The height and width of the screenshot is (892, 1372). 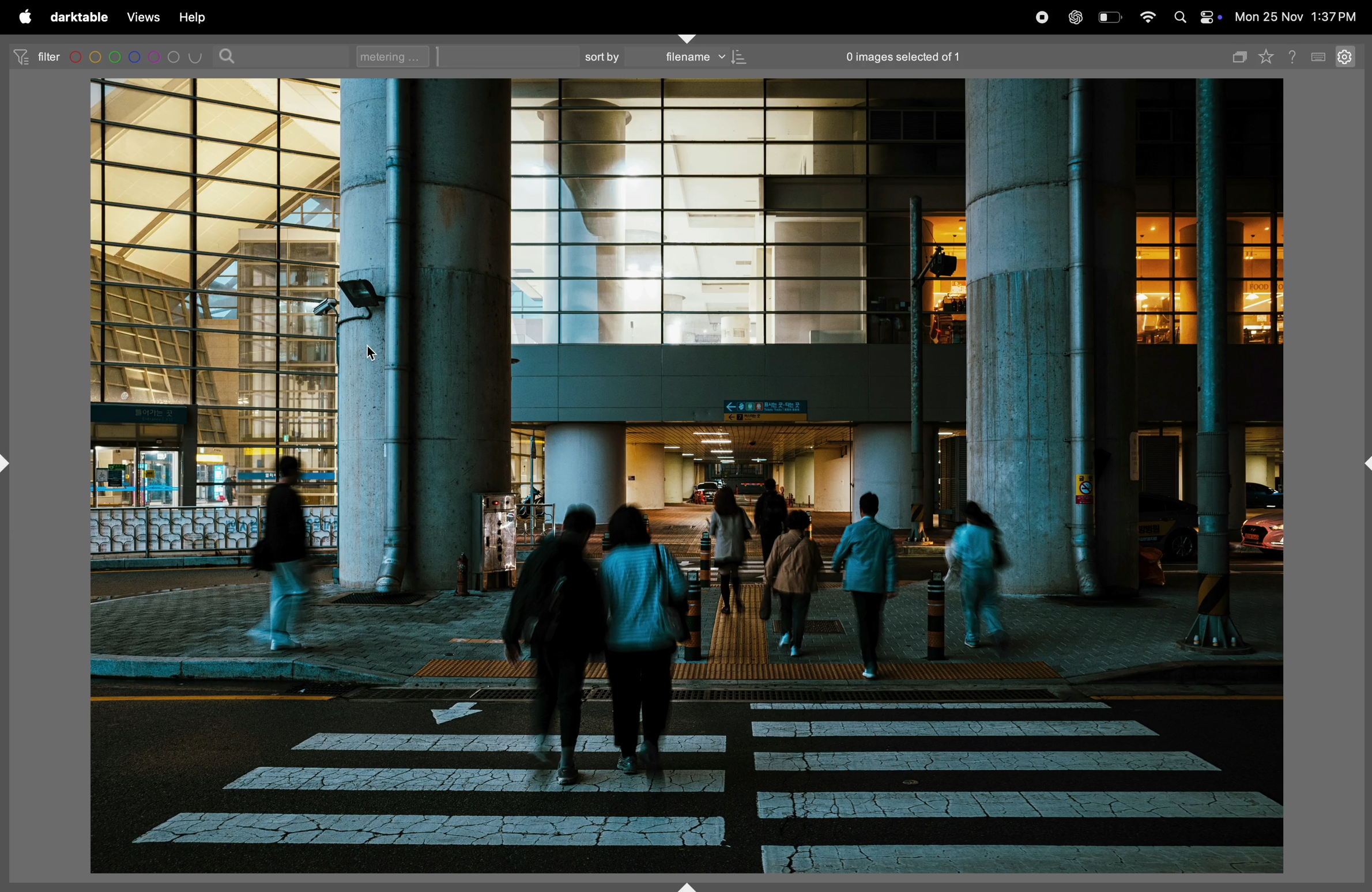 What do you see at coordinates (1212, 18) in the screenshot?
I see `apple widgets` at bounding box center [1212, 18].